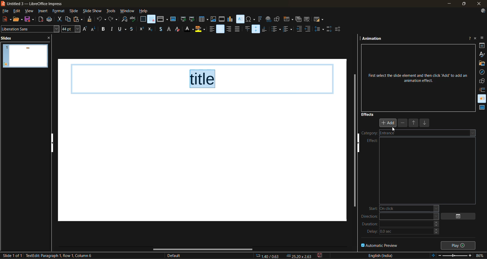  I want to click on slide, so click(25, 56).